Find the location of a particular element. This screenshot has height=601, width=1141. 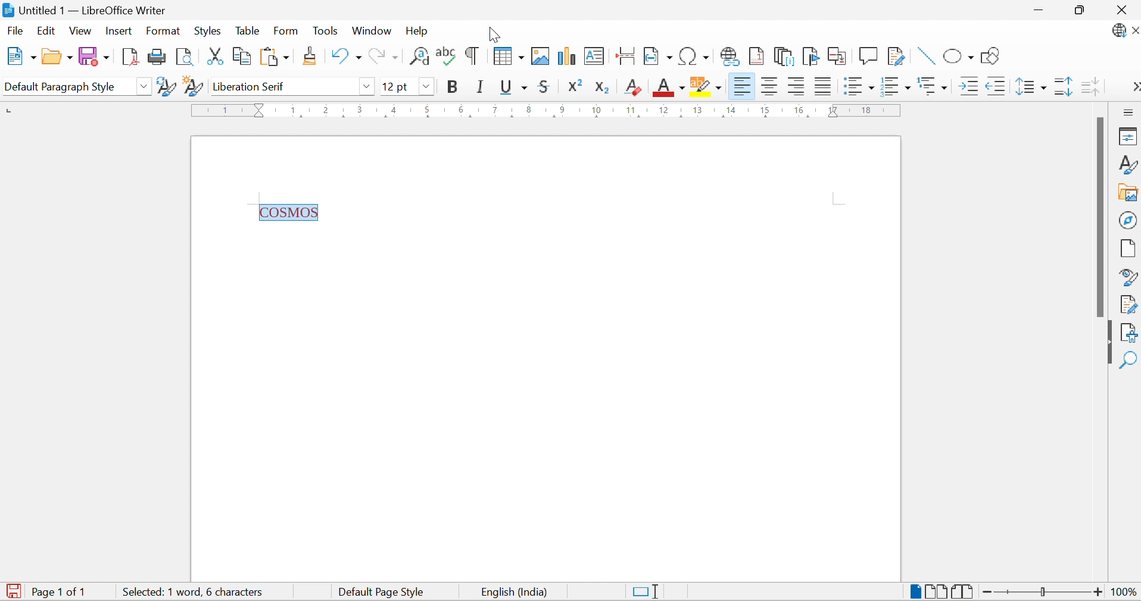

Toggle Unordered List is located at coordinates (858, 84).